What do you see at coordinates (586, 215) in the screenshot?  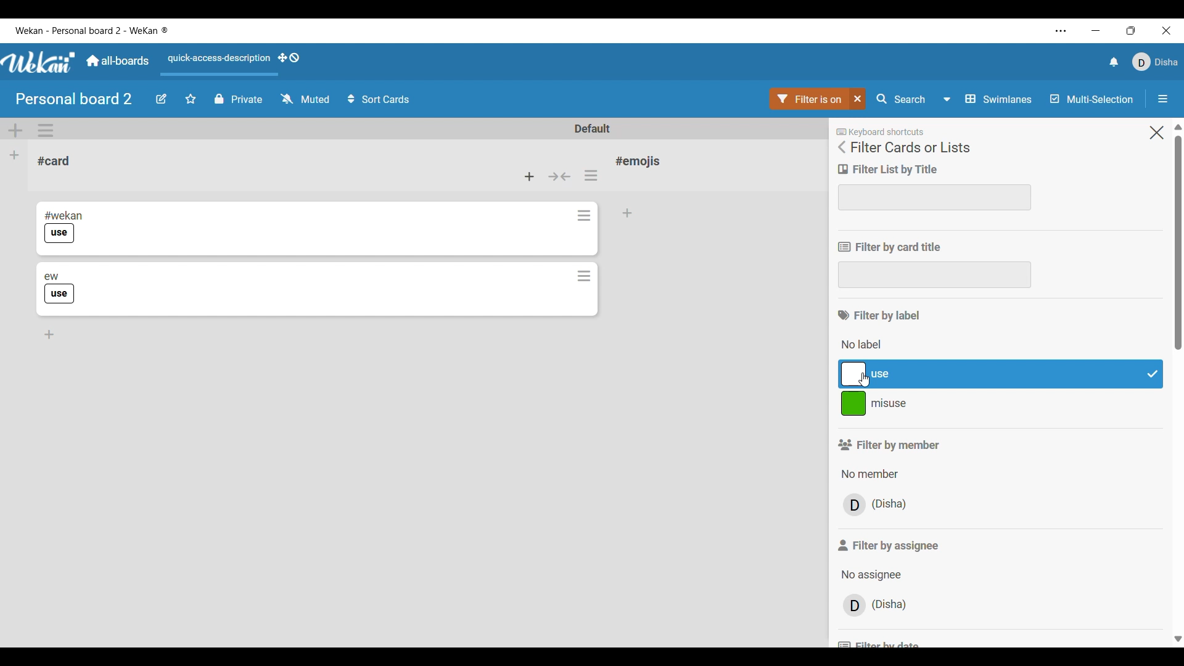 I see `Card actions for respective card` at bounding box center [586, 215].